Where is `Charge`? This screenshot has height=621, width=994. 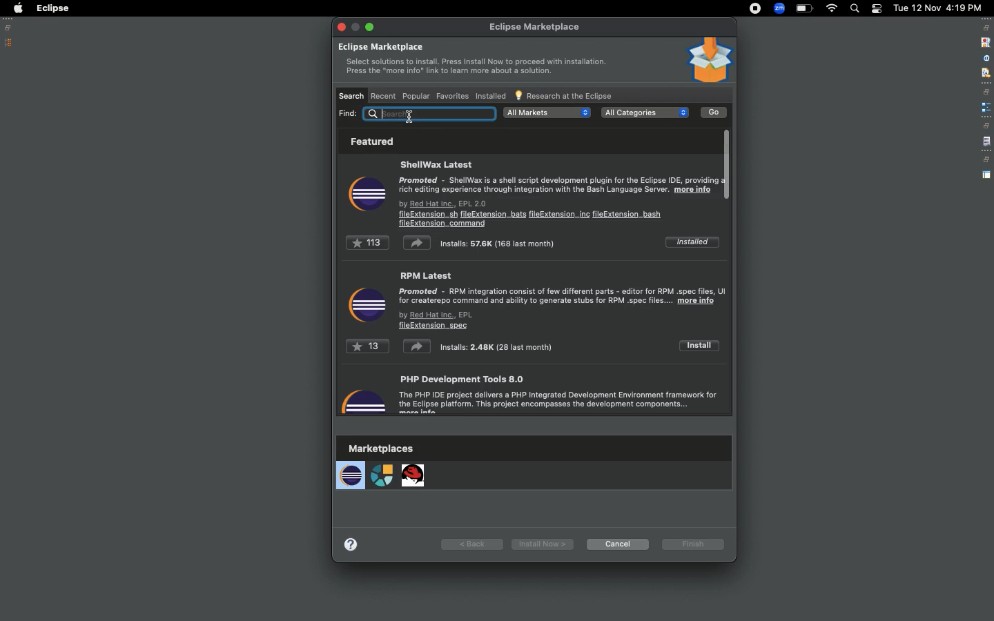 Charge is located at coordinates (804, 9).